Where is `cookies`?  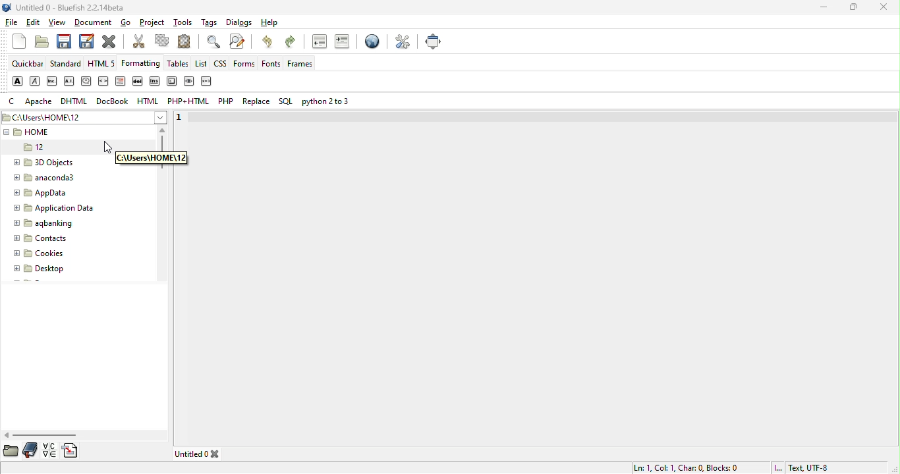
cookies is located at coordinates (44, 253).